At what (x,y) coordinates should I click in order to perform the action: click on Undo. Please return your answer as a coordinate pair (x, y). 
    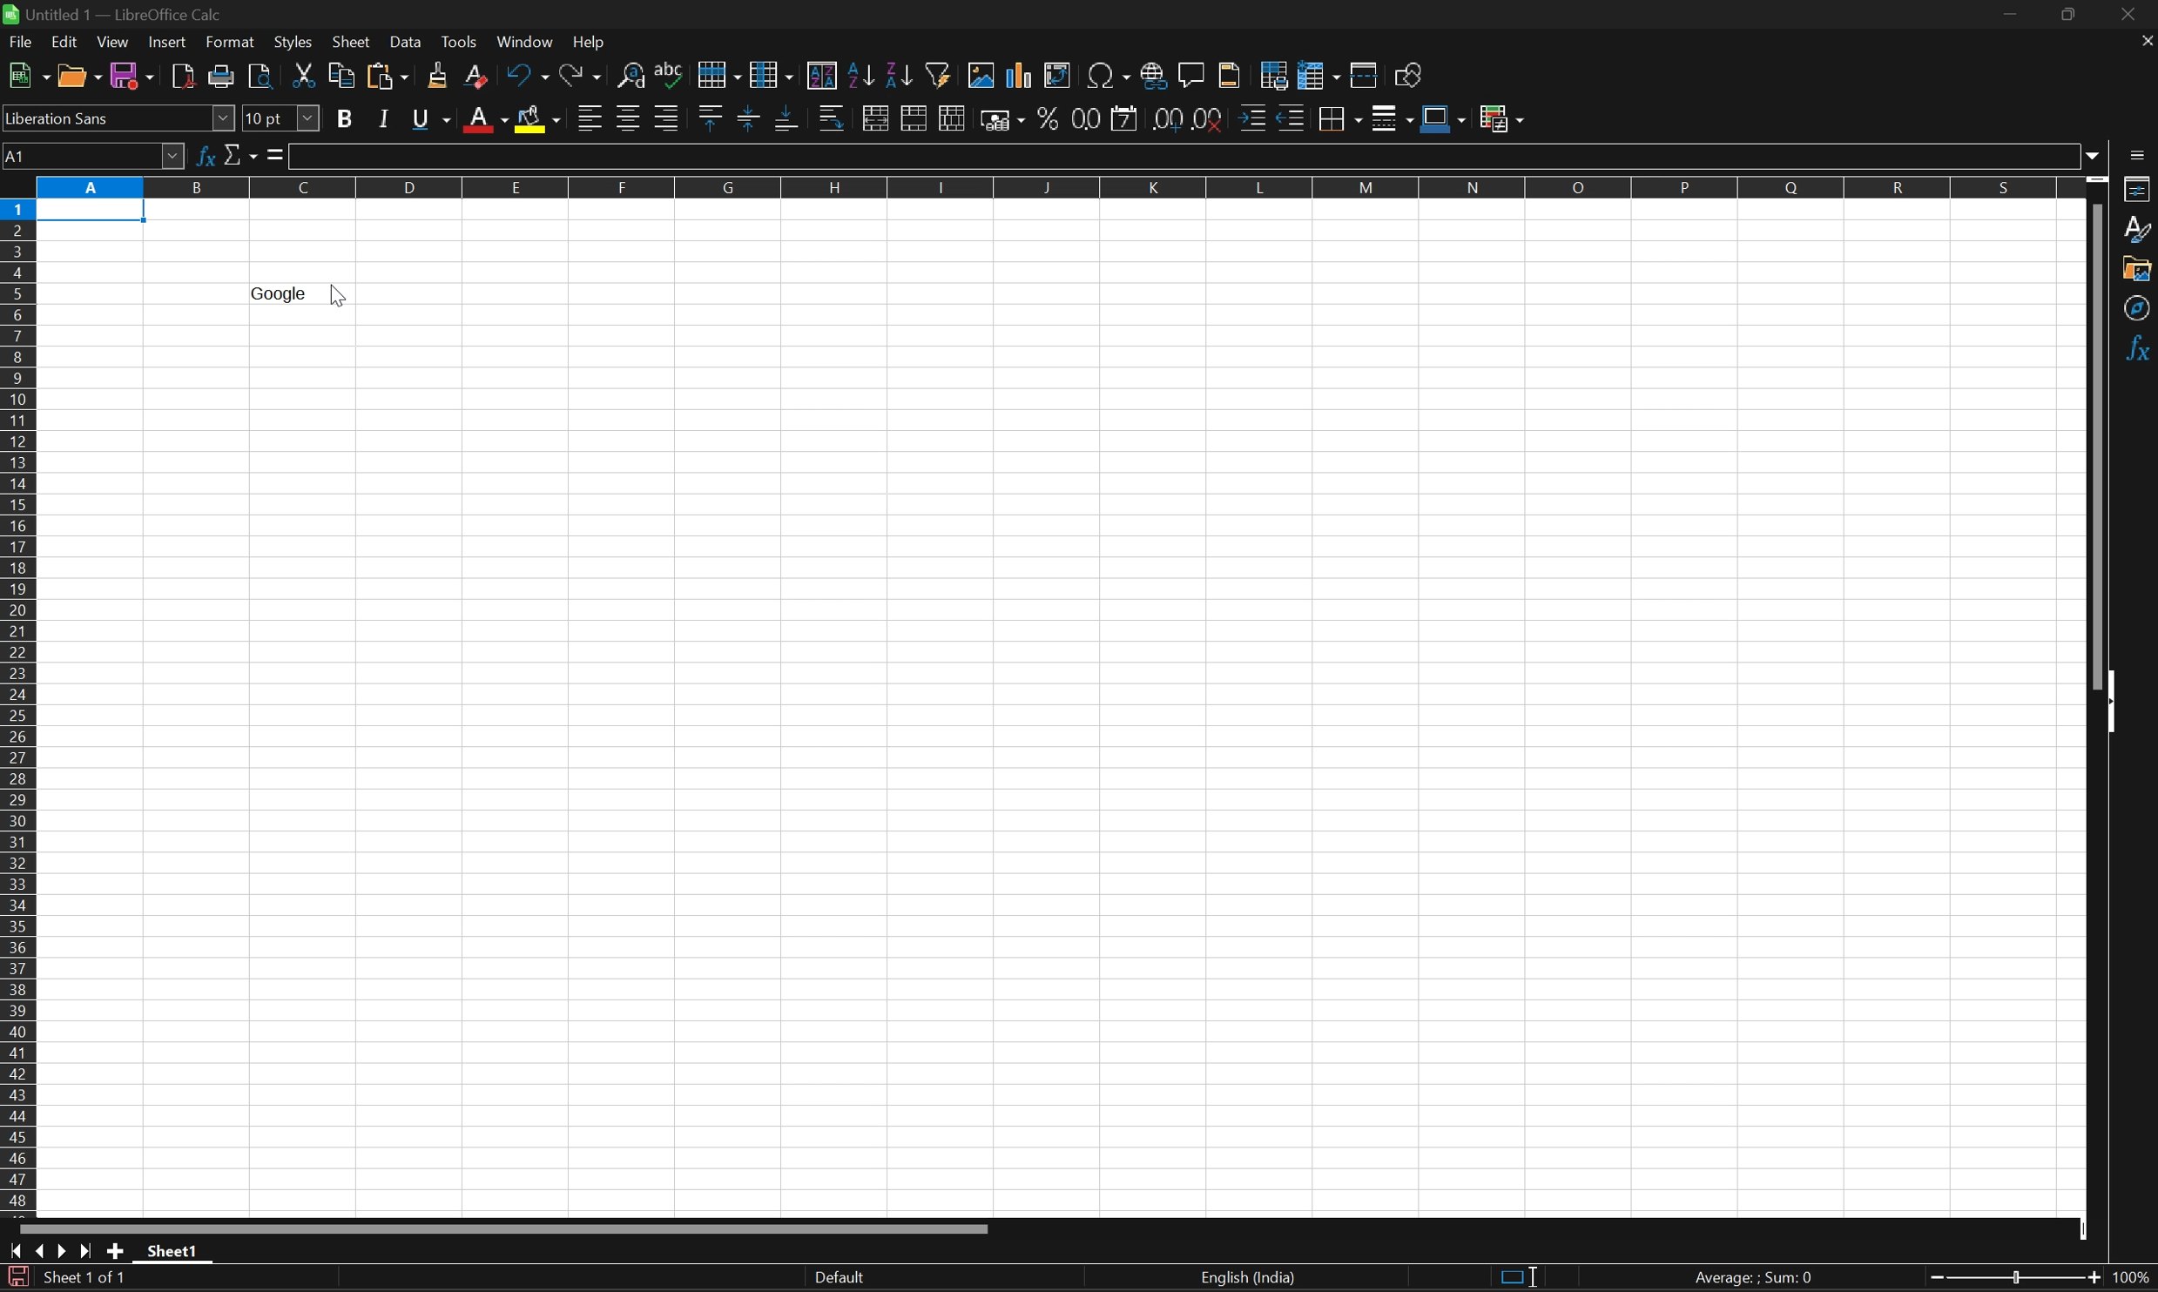
    Looking at the image, I should click on (527, 77).